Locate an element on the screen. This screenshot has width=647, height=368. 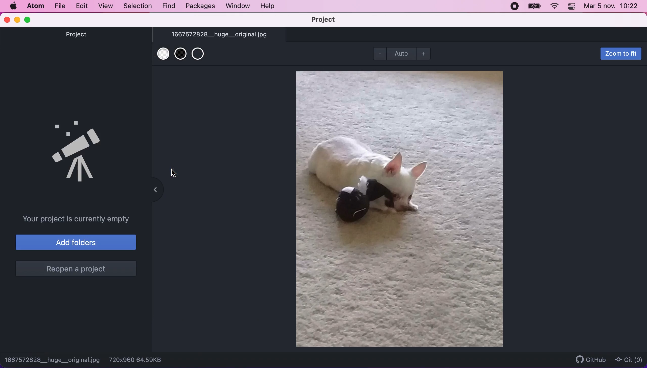
project is located at coordinates (82, 40).